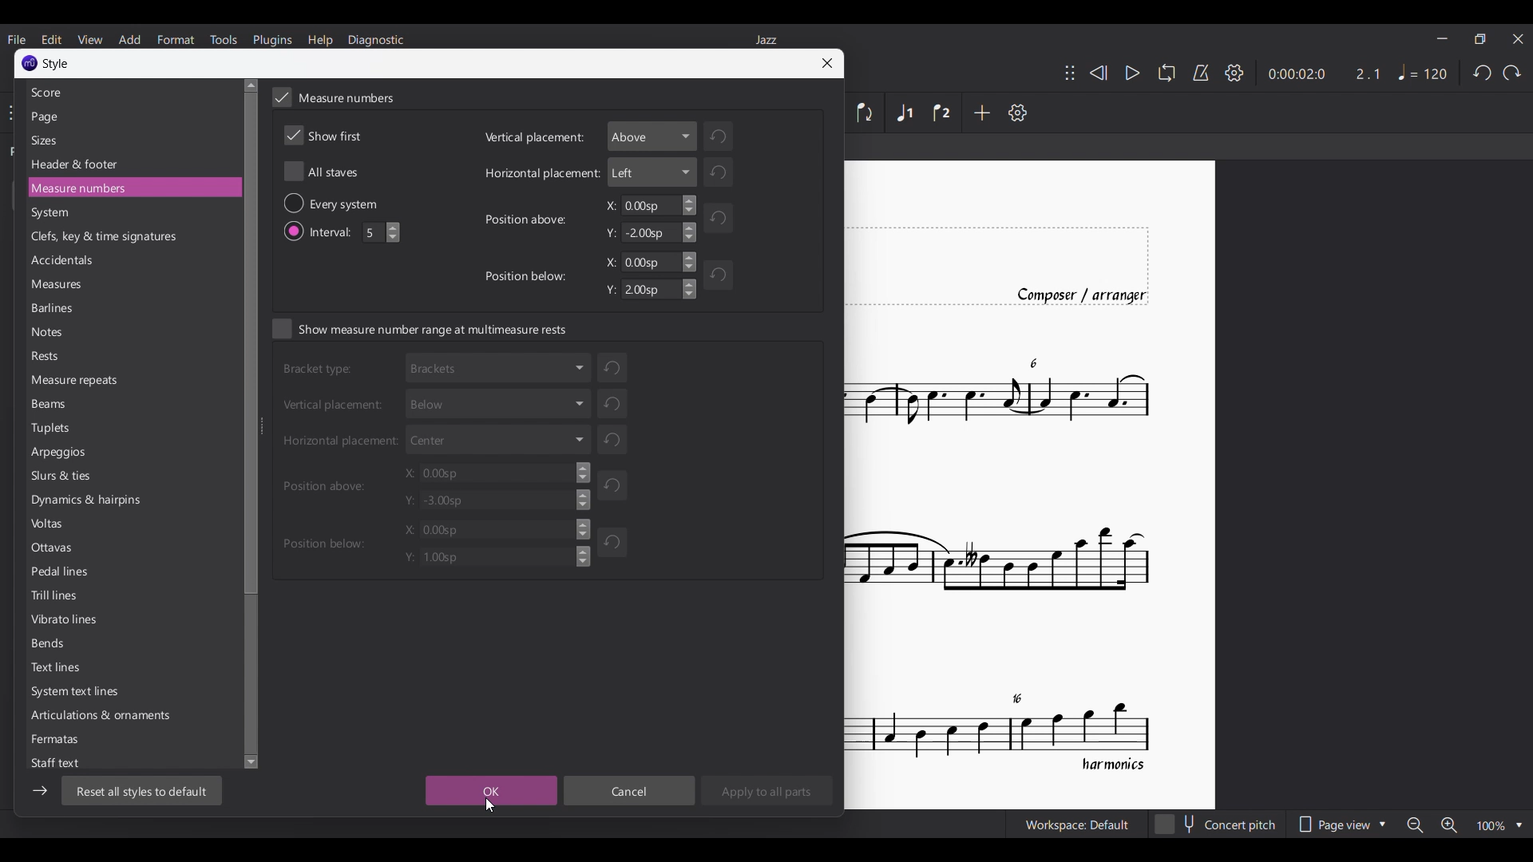 The height and width of the screenshot is (862, 1533). What do you see at coordinates (119, 715) in the screenshot?
I see `Articulation` at bounding box center [119, 715].